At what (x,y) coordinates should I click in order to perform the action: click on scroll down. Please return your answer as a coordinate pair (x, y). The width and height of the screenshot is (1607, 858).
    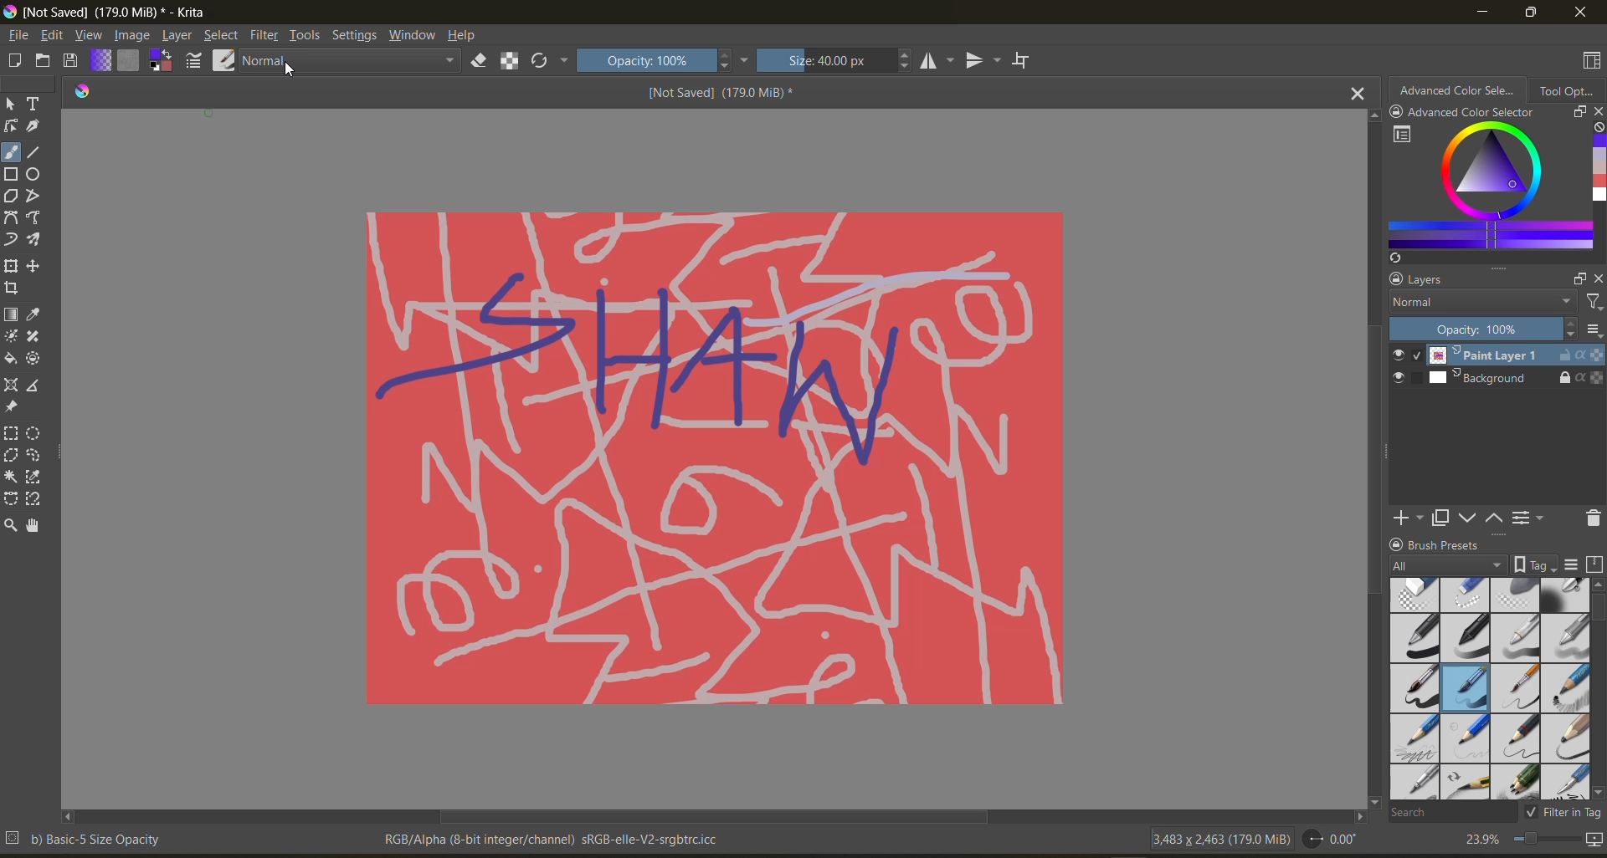
    Looking at the image, I should click on (1597, 794).